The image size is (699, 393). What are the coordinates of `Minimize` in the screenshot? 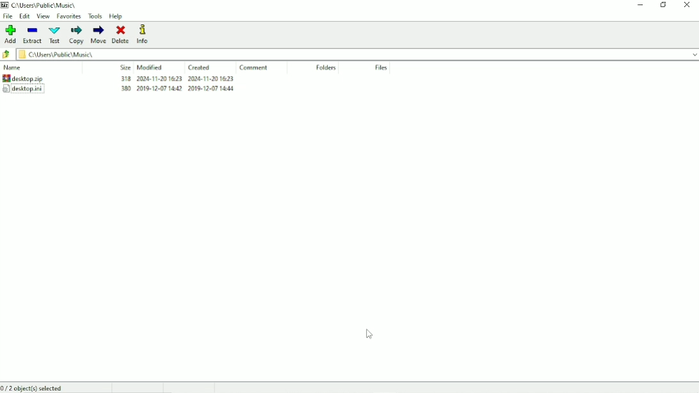 It's located at (641, 5).